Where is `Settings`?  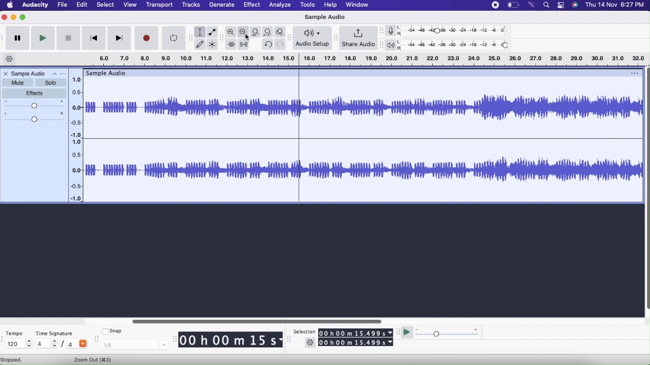
Settings is located at coordinates (310, 342).